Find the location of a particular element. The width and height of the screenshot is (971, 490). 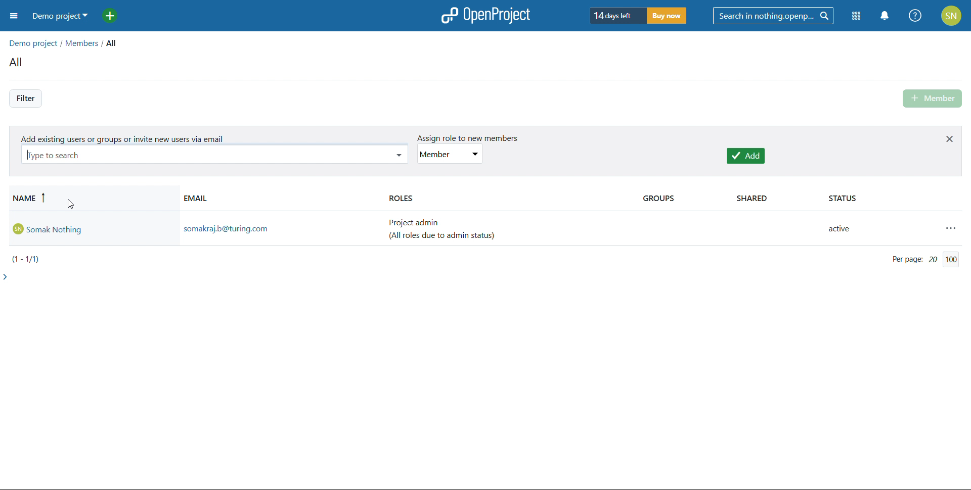

(1-1/1) is located at coordinates (29, 259).